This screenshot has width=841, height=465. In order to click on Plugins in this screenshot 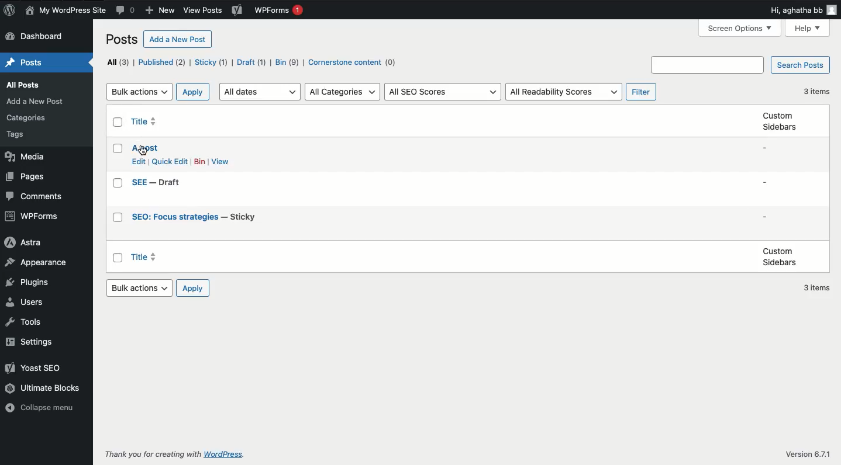, I will do `click(29, 281)`.